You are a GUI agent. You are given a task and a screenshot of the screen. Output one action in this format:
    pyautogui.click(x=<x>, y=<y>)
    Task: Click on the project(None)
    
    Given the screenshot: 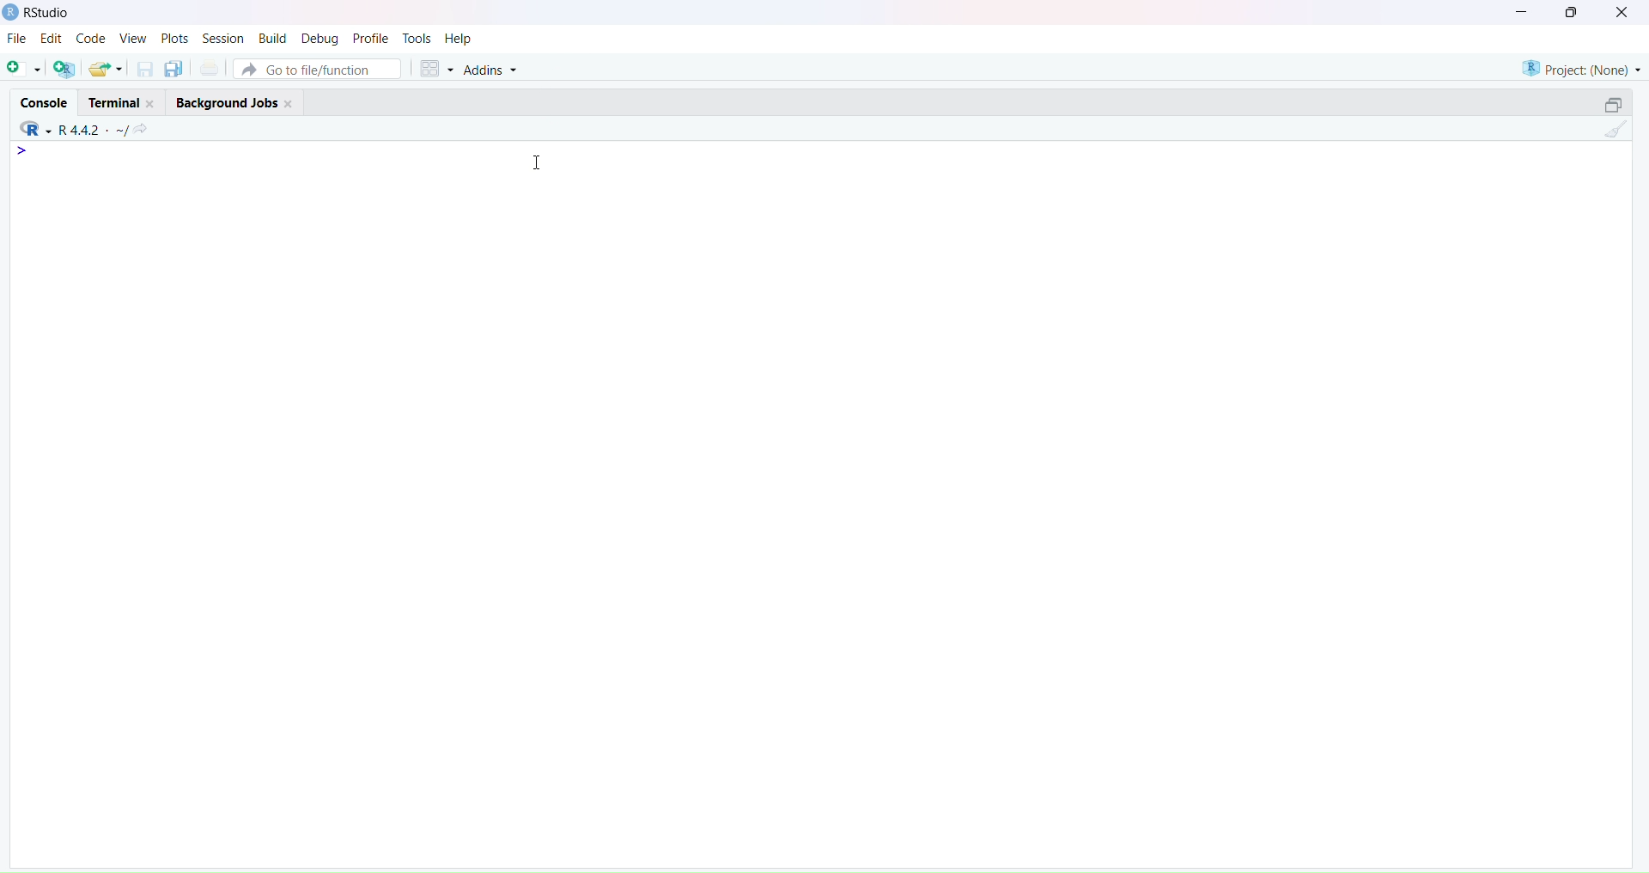 What is the action you would take?
    pyautogui.click(x=1578, y=68)
    